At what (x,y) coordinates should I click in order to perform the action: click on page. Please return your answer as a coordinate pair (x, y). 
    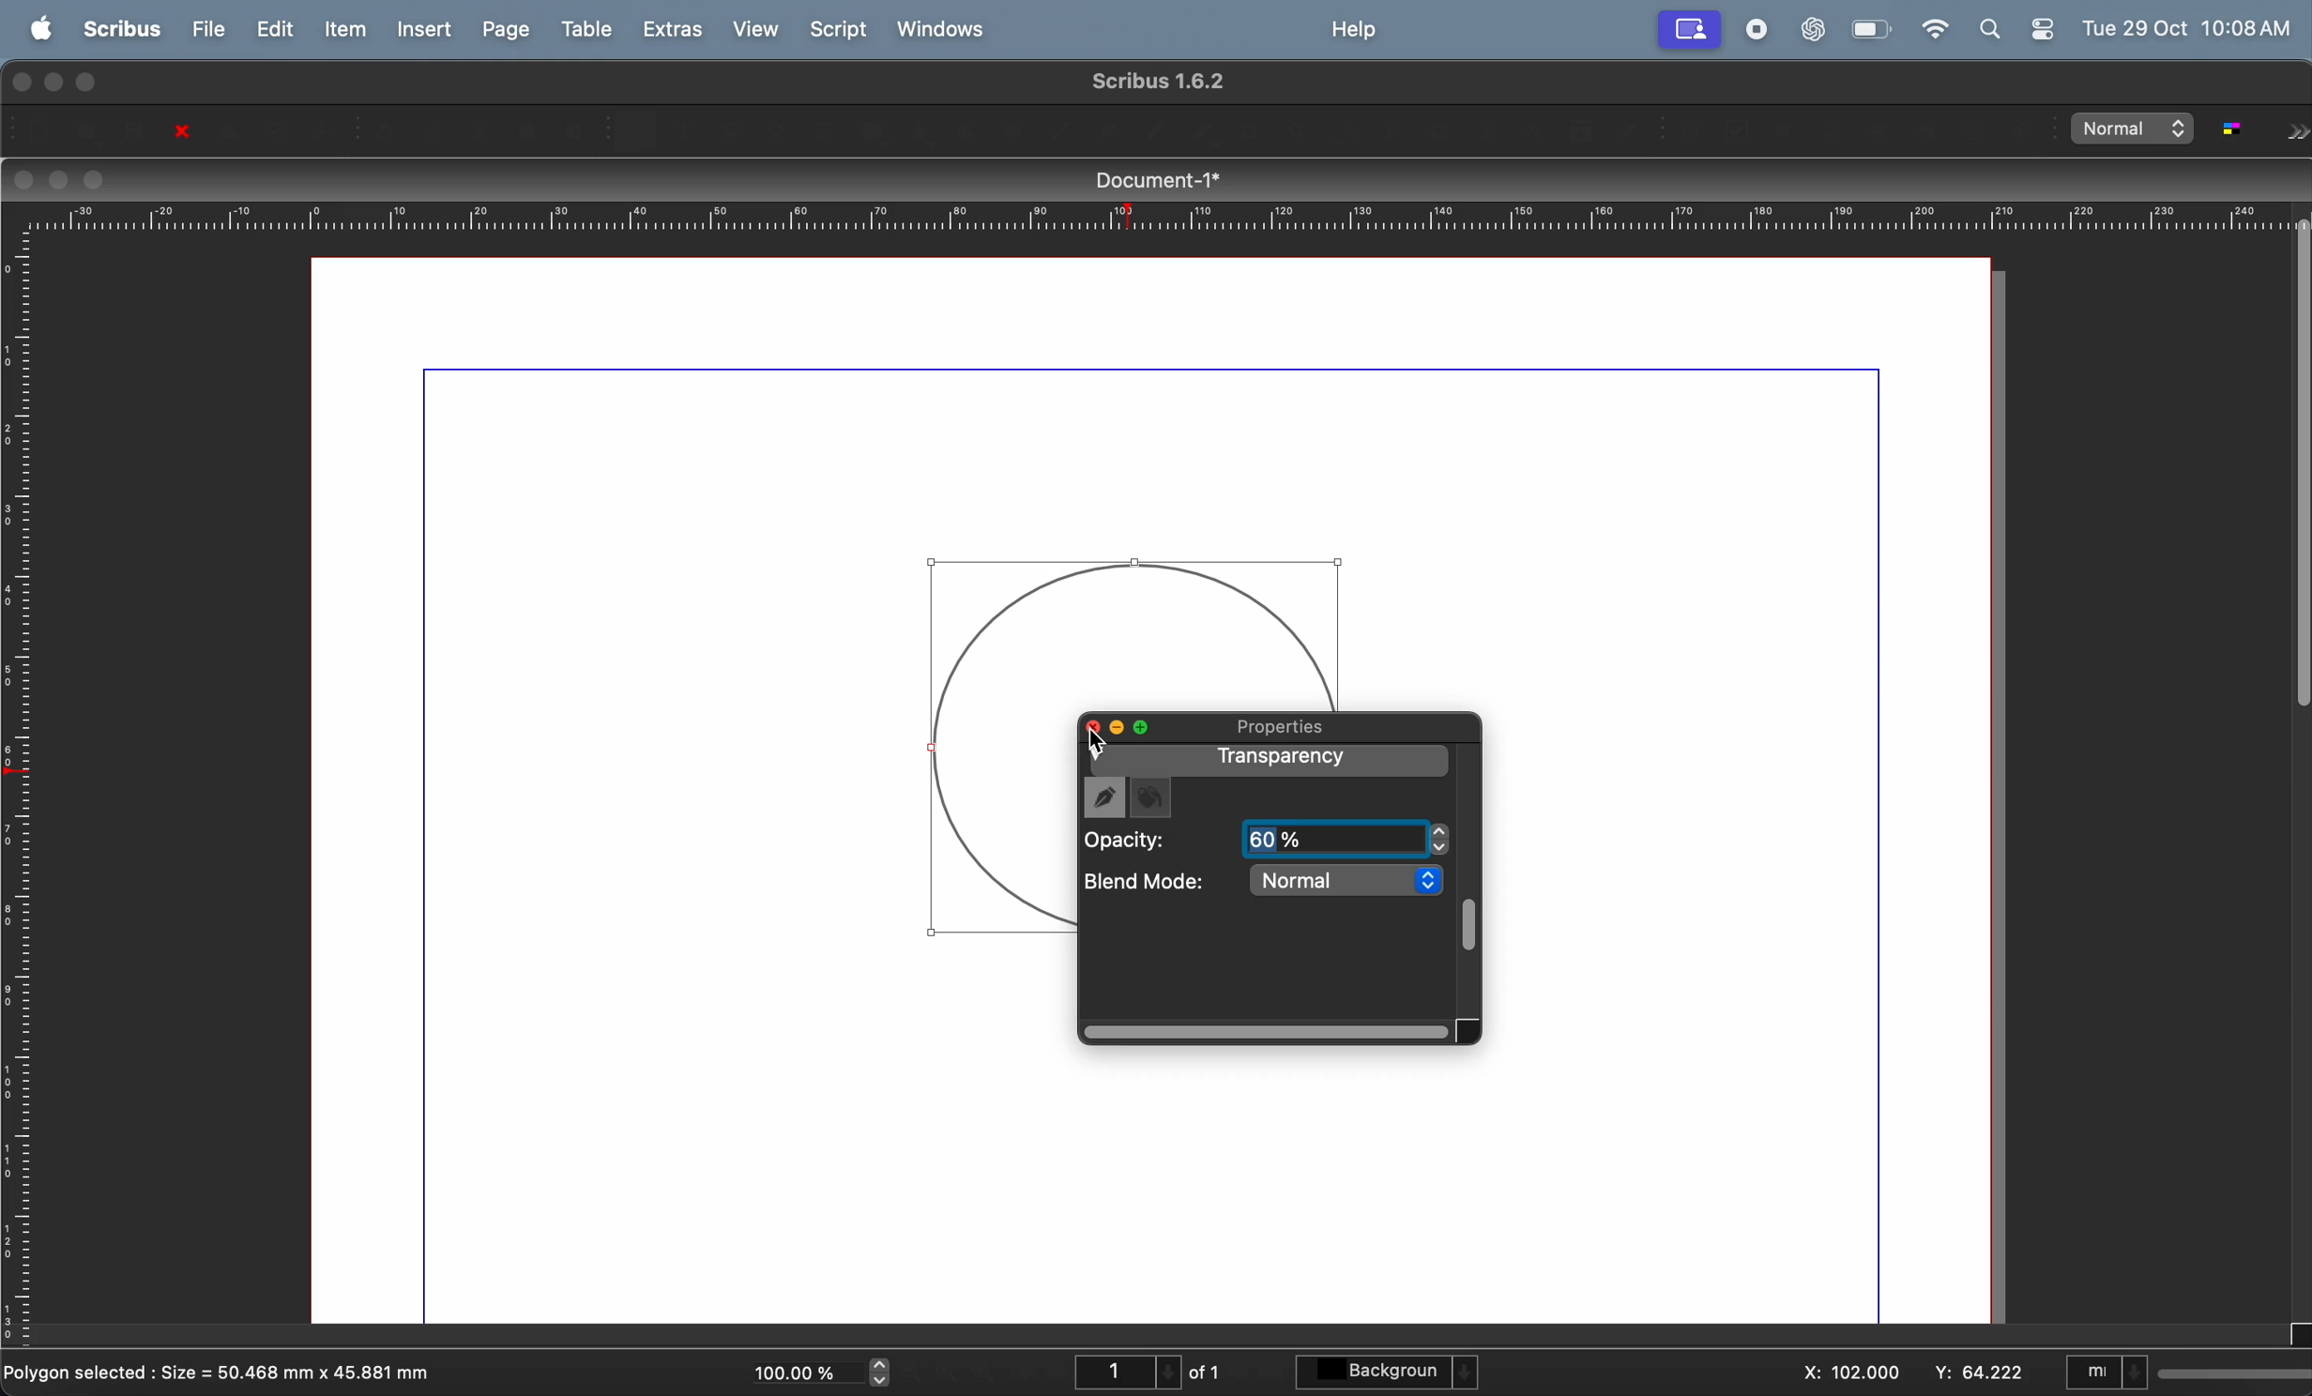
    Looking at the image, I should click on (503, 29).